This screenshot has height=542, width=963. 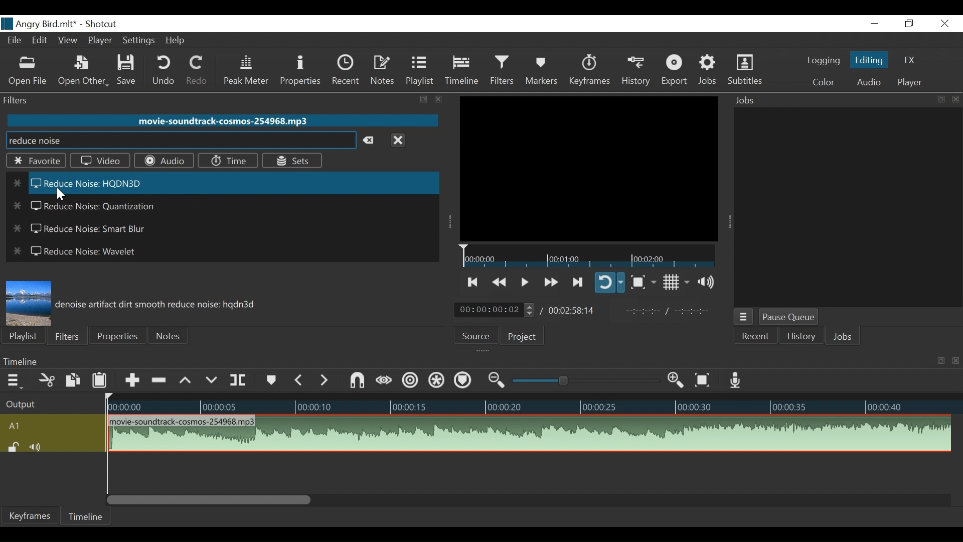 What do you see at coordinates (270, 379) in the screenshot?
I see `Markers` at bounding box center [270, 379].